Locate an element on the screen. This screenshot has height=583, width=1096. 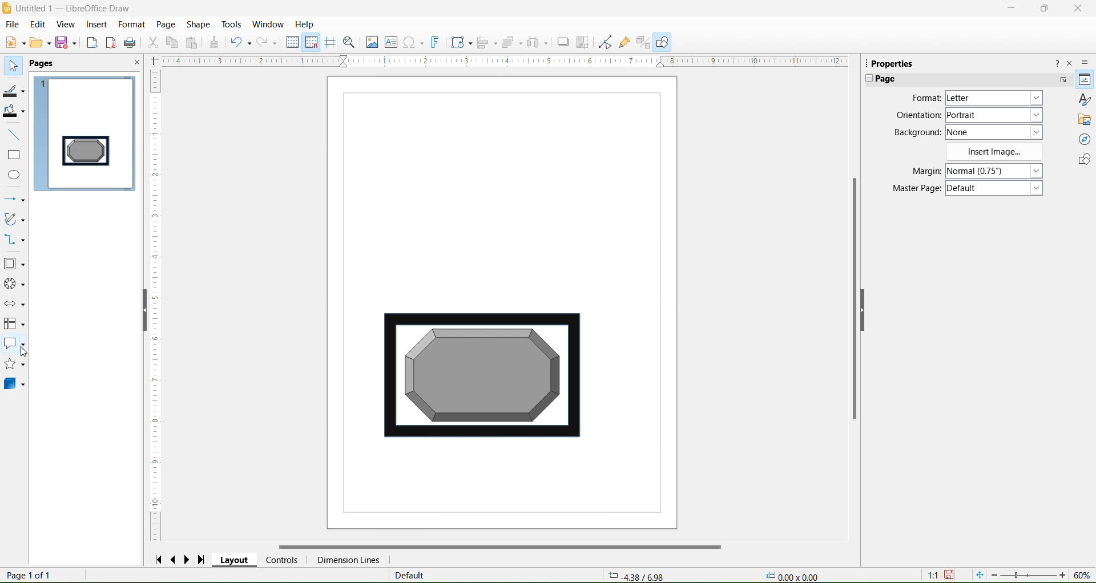
Block Arrows is located at coordinates (15, 304).